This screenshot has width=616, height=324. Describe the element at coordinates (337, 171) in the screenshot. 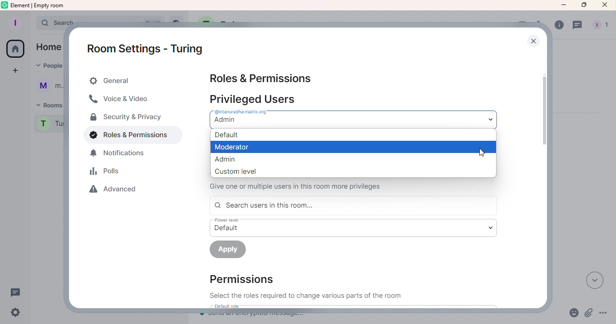

I see `Custom level` at that location.